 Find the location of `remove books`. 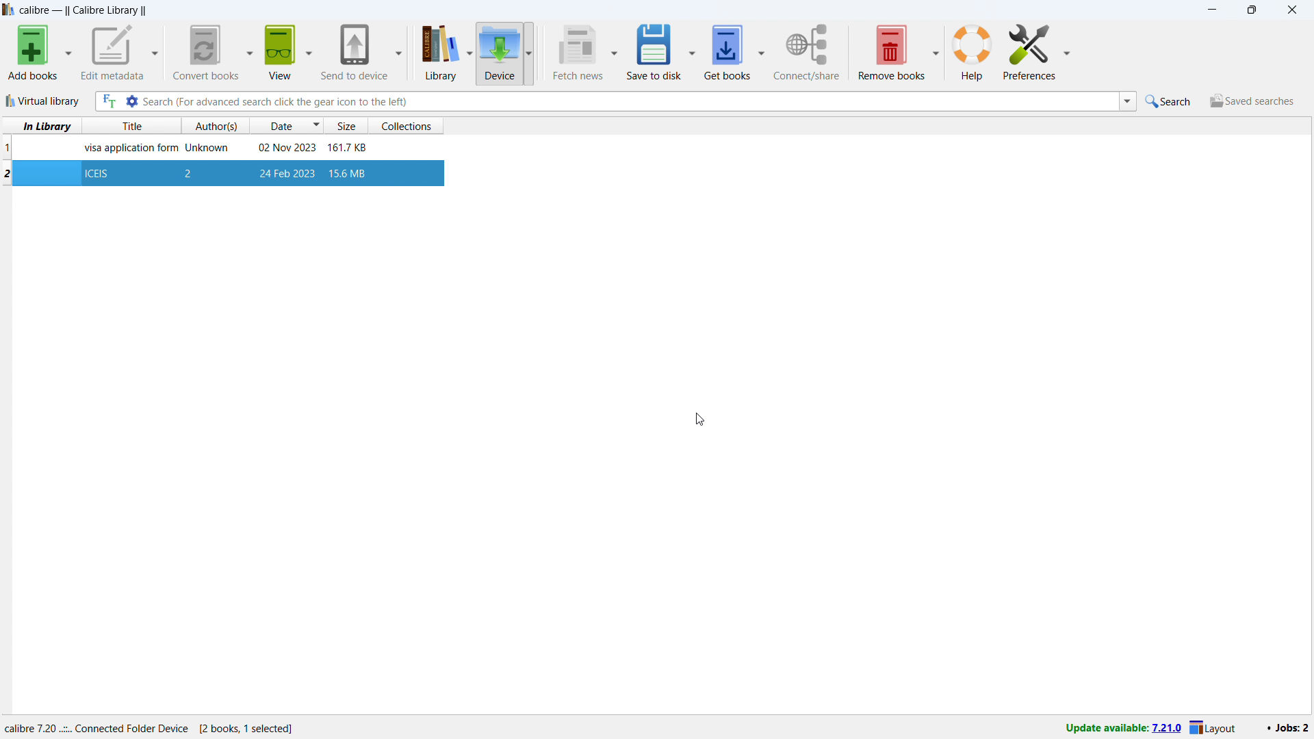

remove books is located at coordinates (891, 51).